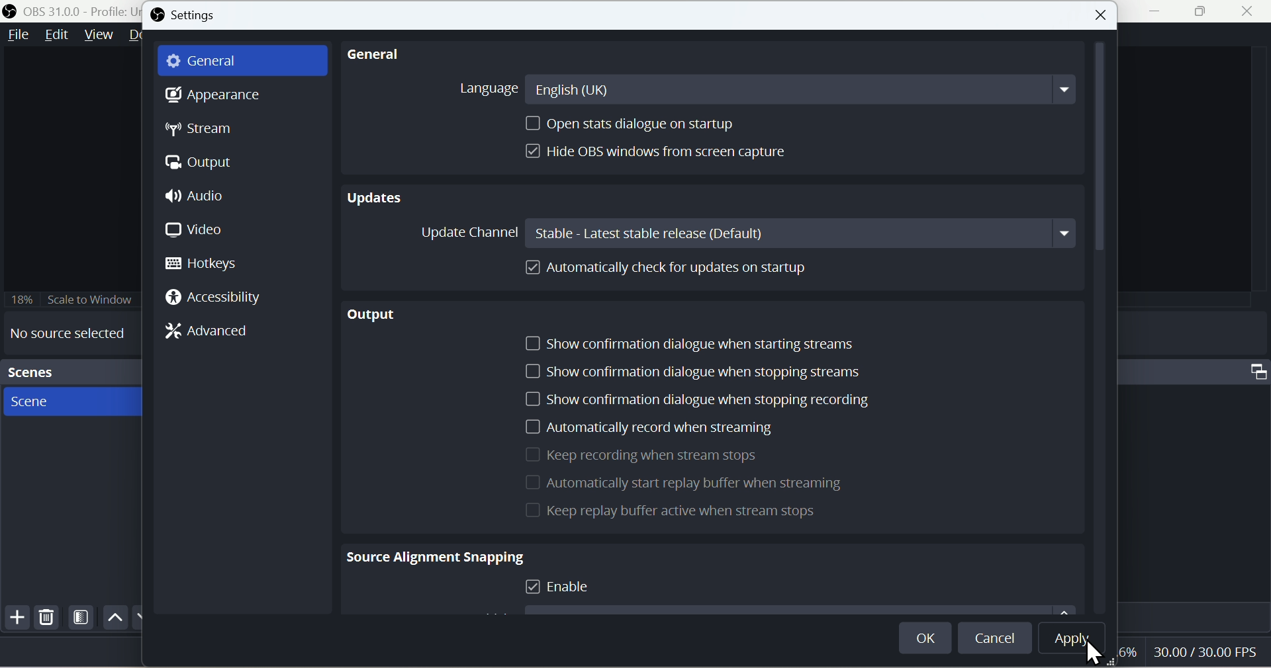  Describe the element at coordinates (203, 231) in the screenshot. I see `Video` at that location.